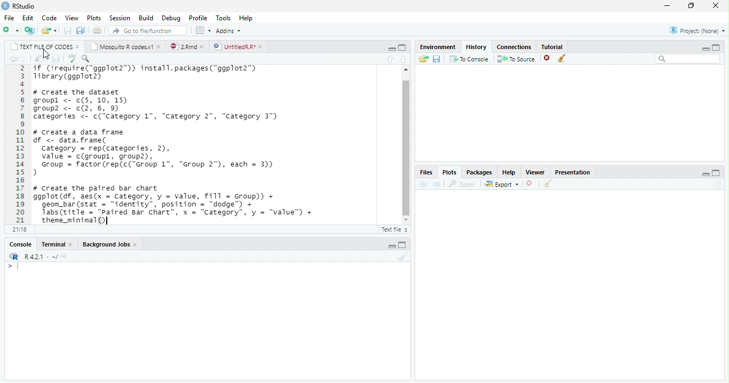 The width and height of the screenshot is (729, 383). Describe the element at coordinates (390, 60) in the screenshot. I see `go to previous section` at that location.